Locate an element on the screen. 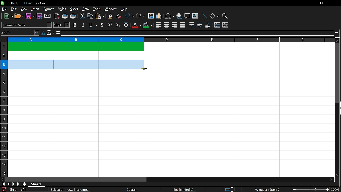 The image size is (341, 192). export as pdf is located at coordinates (56, 16).